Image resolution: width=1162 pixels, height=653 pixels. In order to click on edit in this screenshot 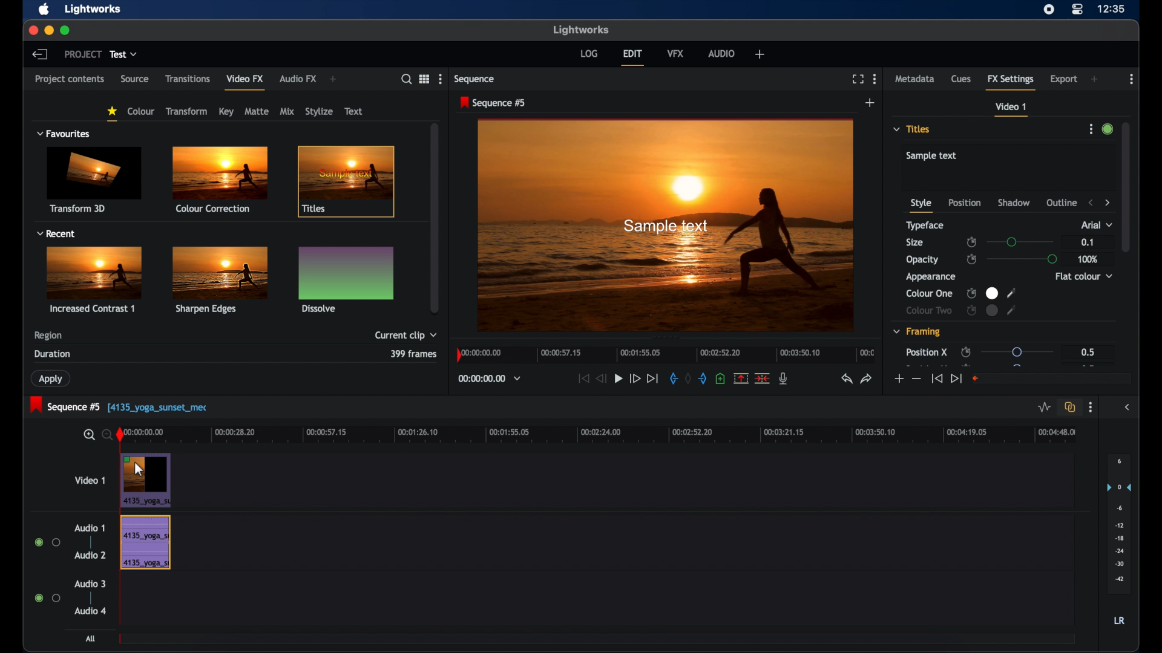, I will do `click(633, 57)`.